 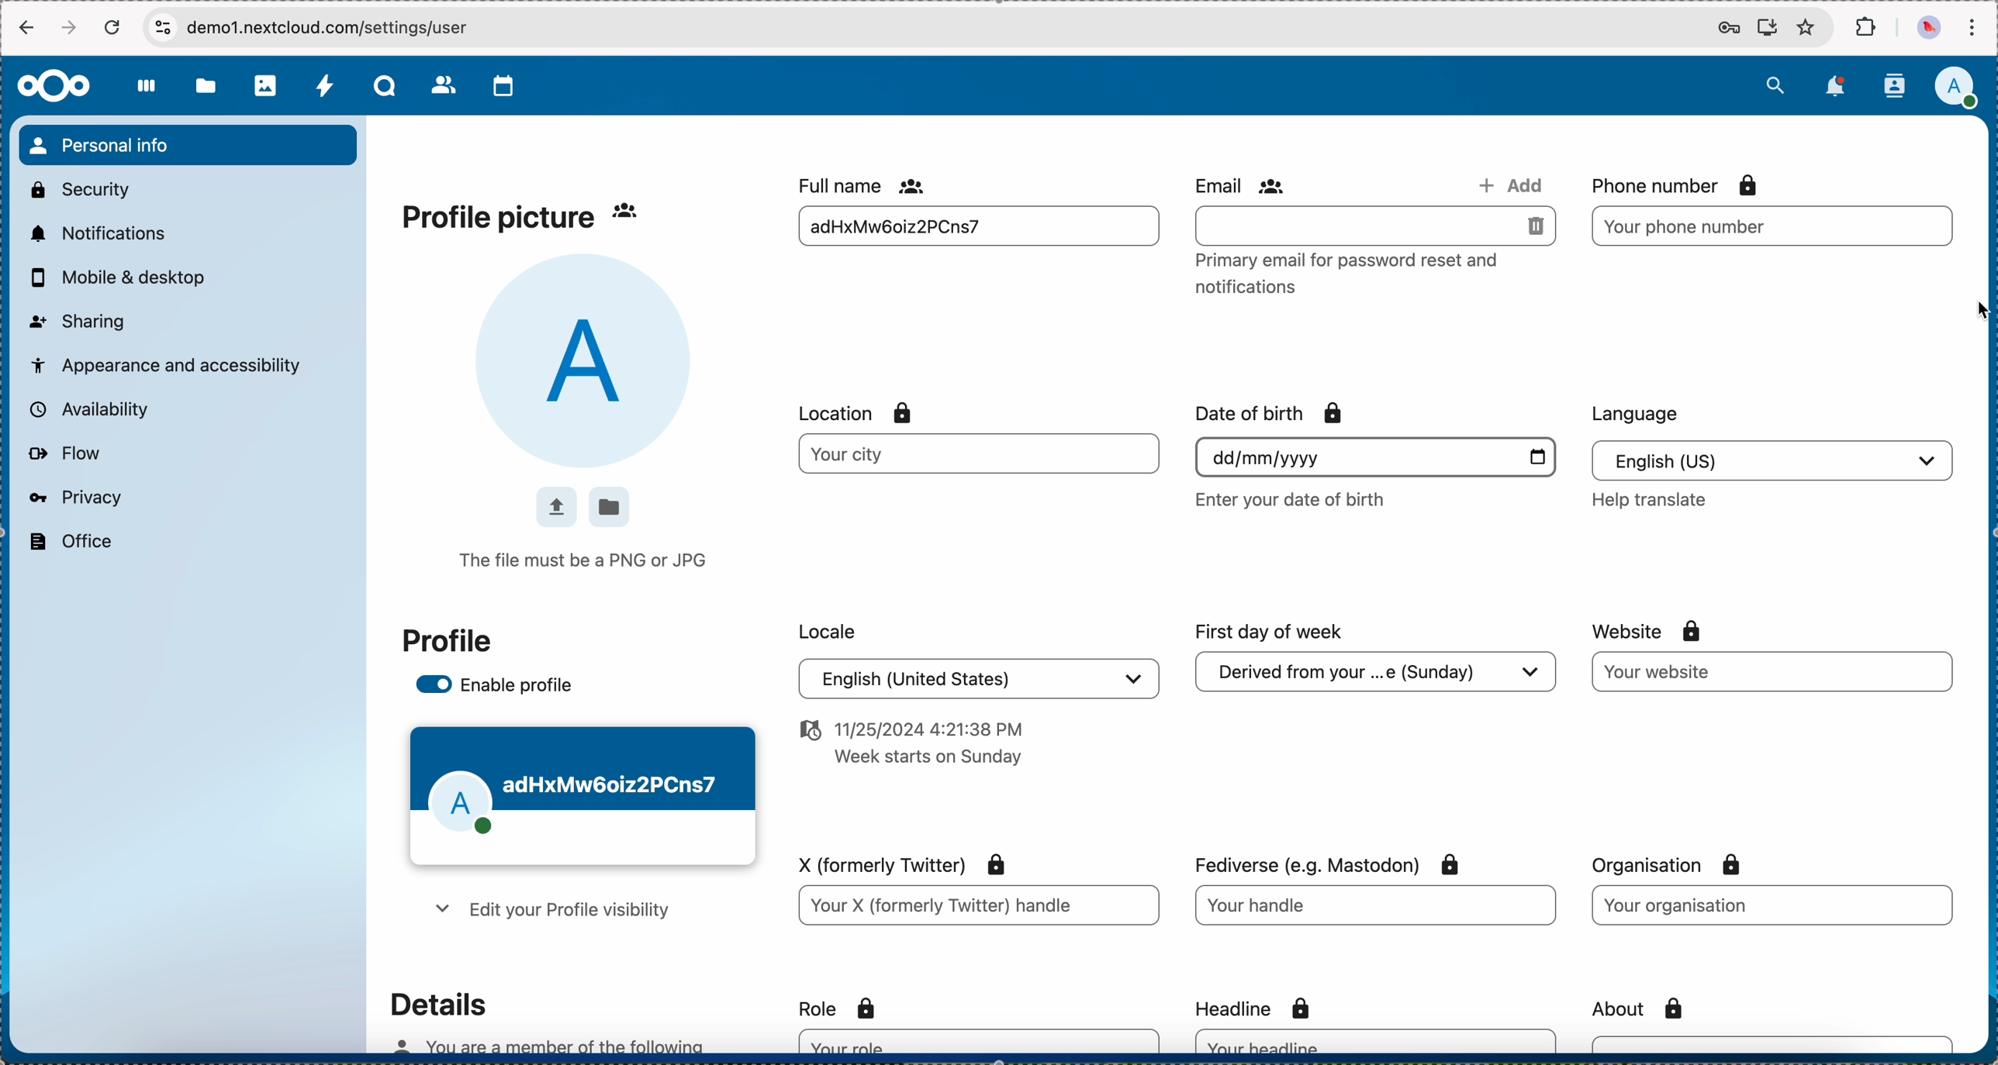 I want to click on type here, so click(x=1378, y=908).